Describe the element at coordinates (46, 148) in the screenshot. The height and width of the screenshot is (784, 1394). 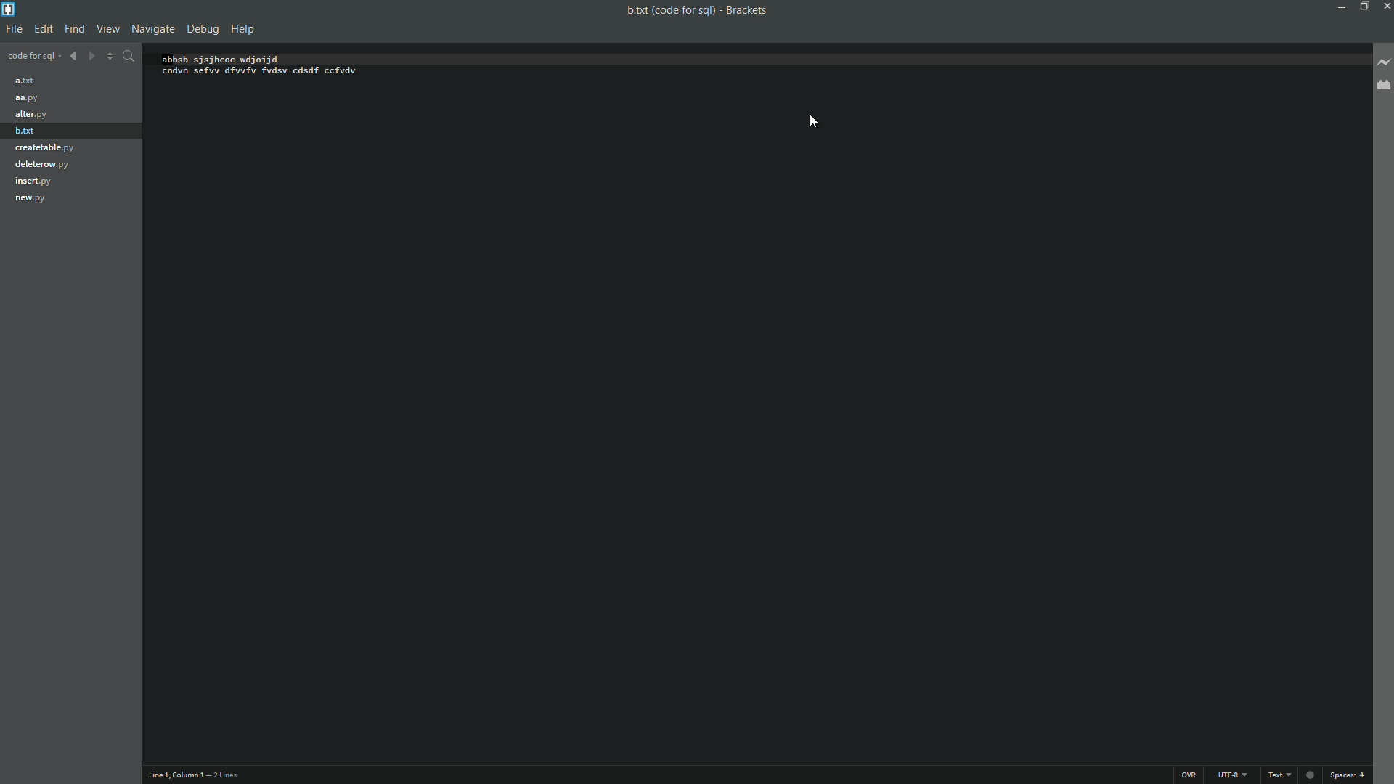
I see `createtable.py` at that location.